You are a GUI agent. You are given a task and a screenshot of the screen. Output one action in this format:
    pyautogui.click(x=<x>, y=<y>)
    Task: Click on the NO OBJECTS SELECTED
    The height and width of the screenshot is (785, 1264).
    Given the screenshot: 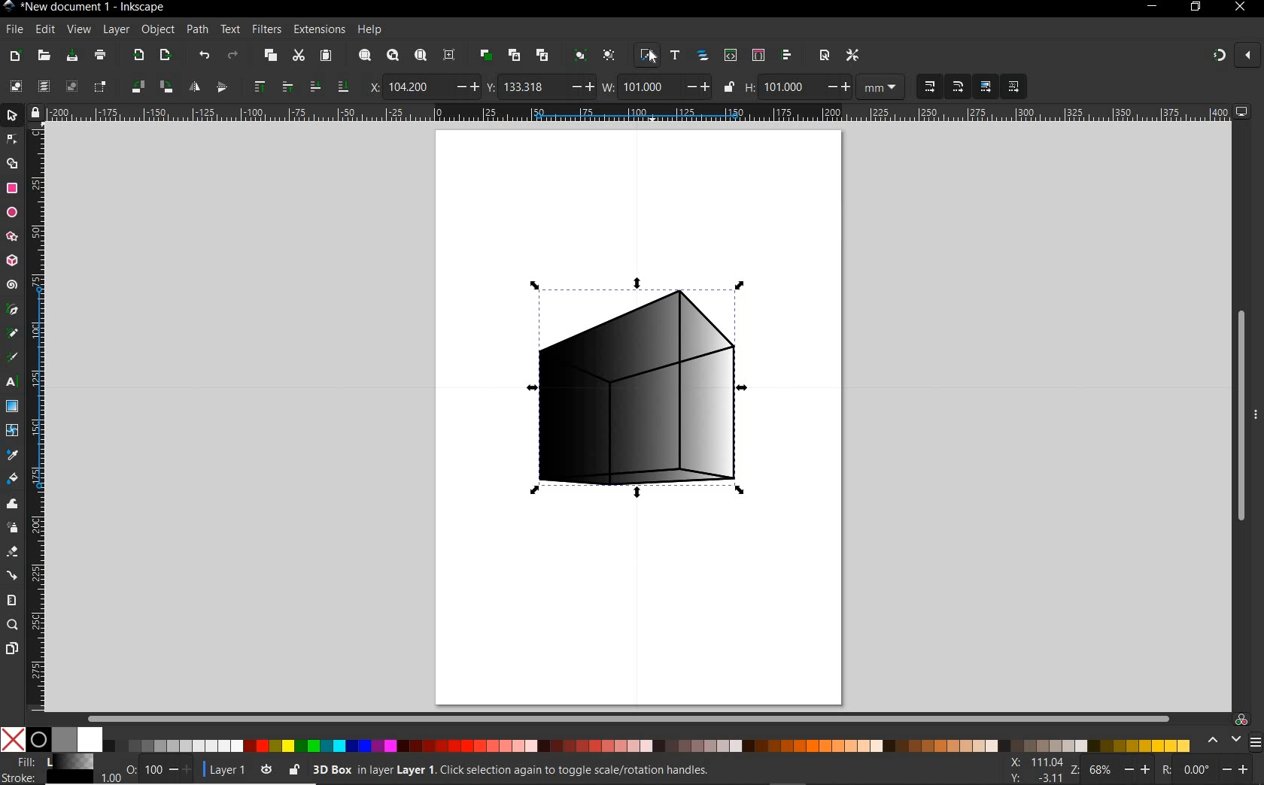 What is the action you would take?
    pyautogui.click(x=593, y=772)
    